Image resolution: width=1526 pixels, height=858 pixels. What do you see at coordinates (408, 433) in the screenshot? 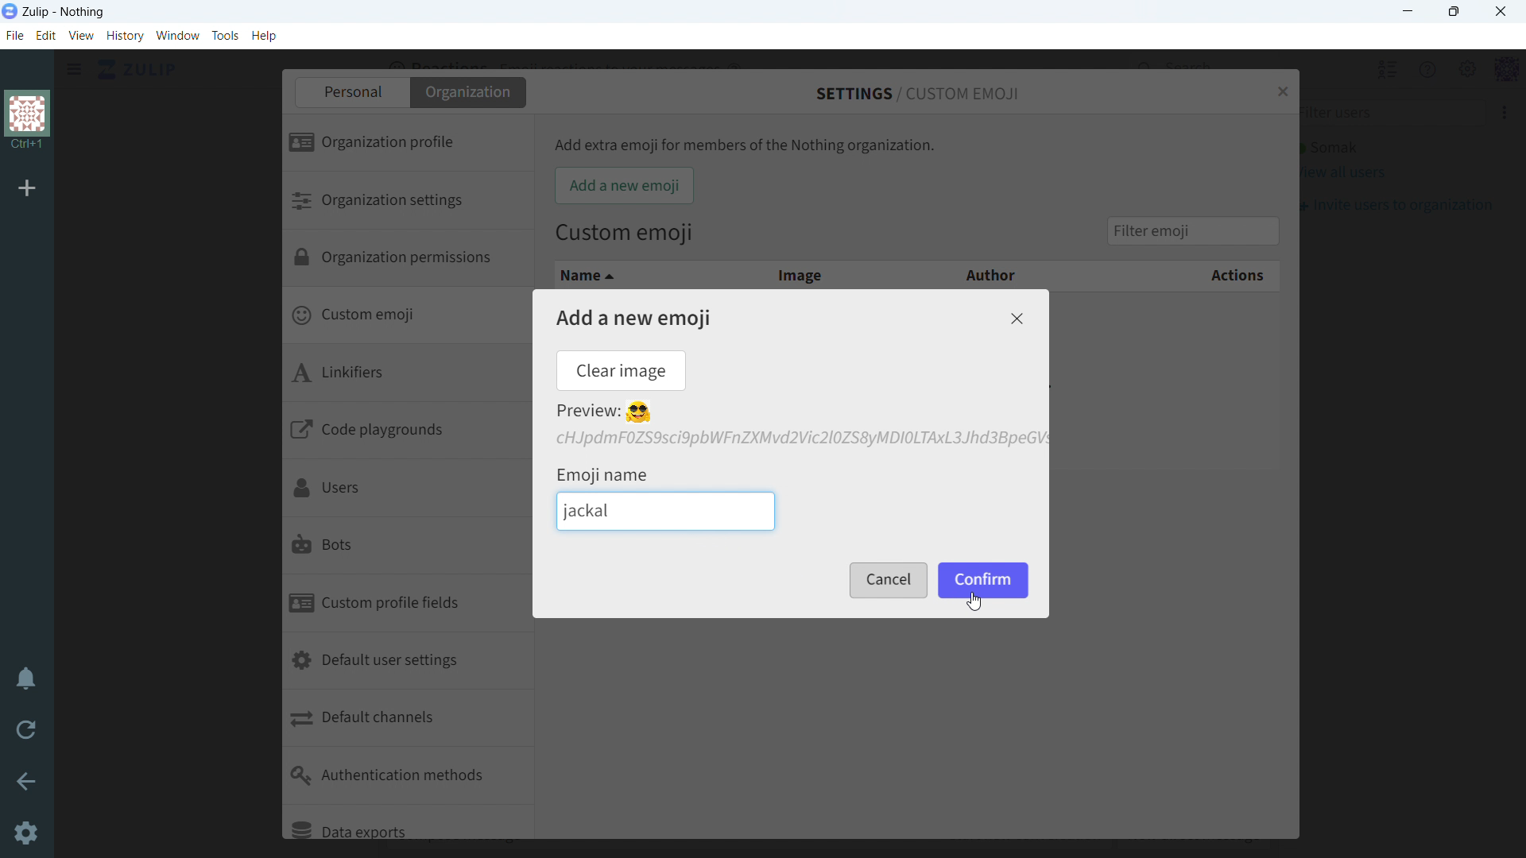
I see `code playgrounds` at bounding box center [408, 433].